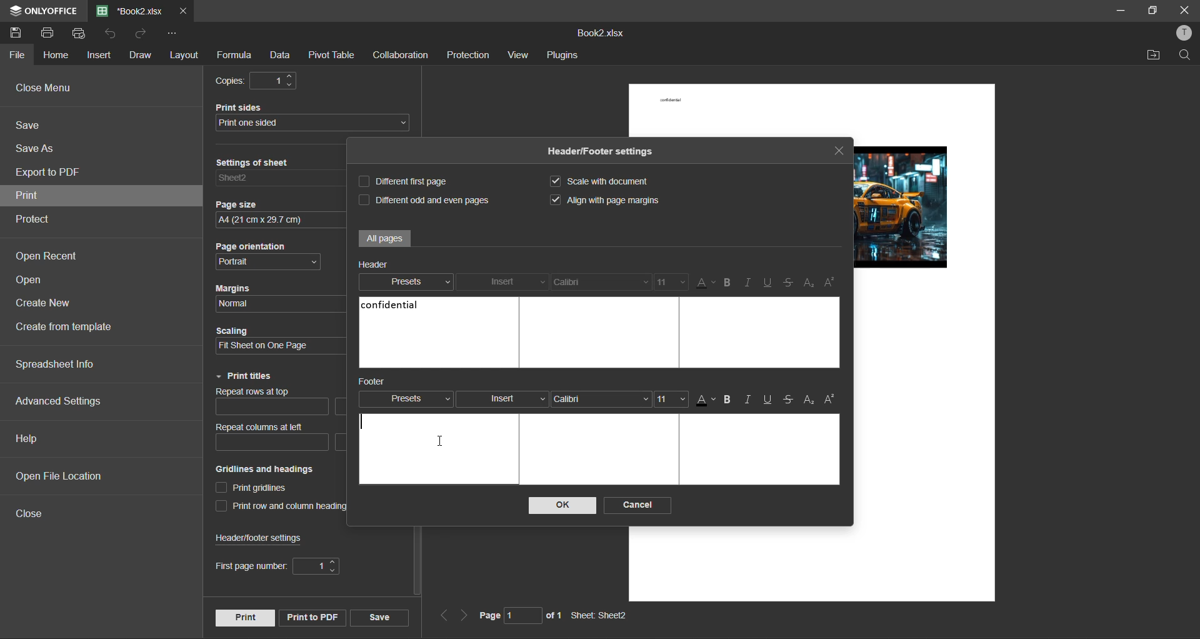 The height and width of the screenshot is (639, 1200). Describe the element at coordinates (145, 34) in the screenshot. I see `redo` at that location.